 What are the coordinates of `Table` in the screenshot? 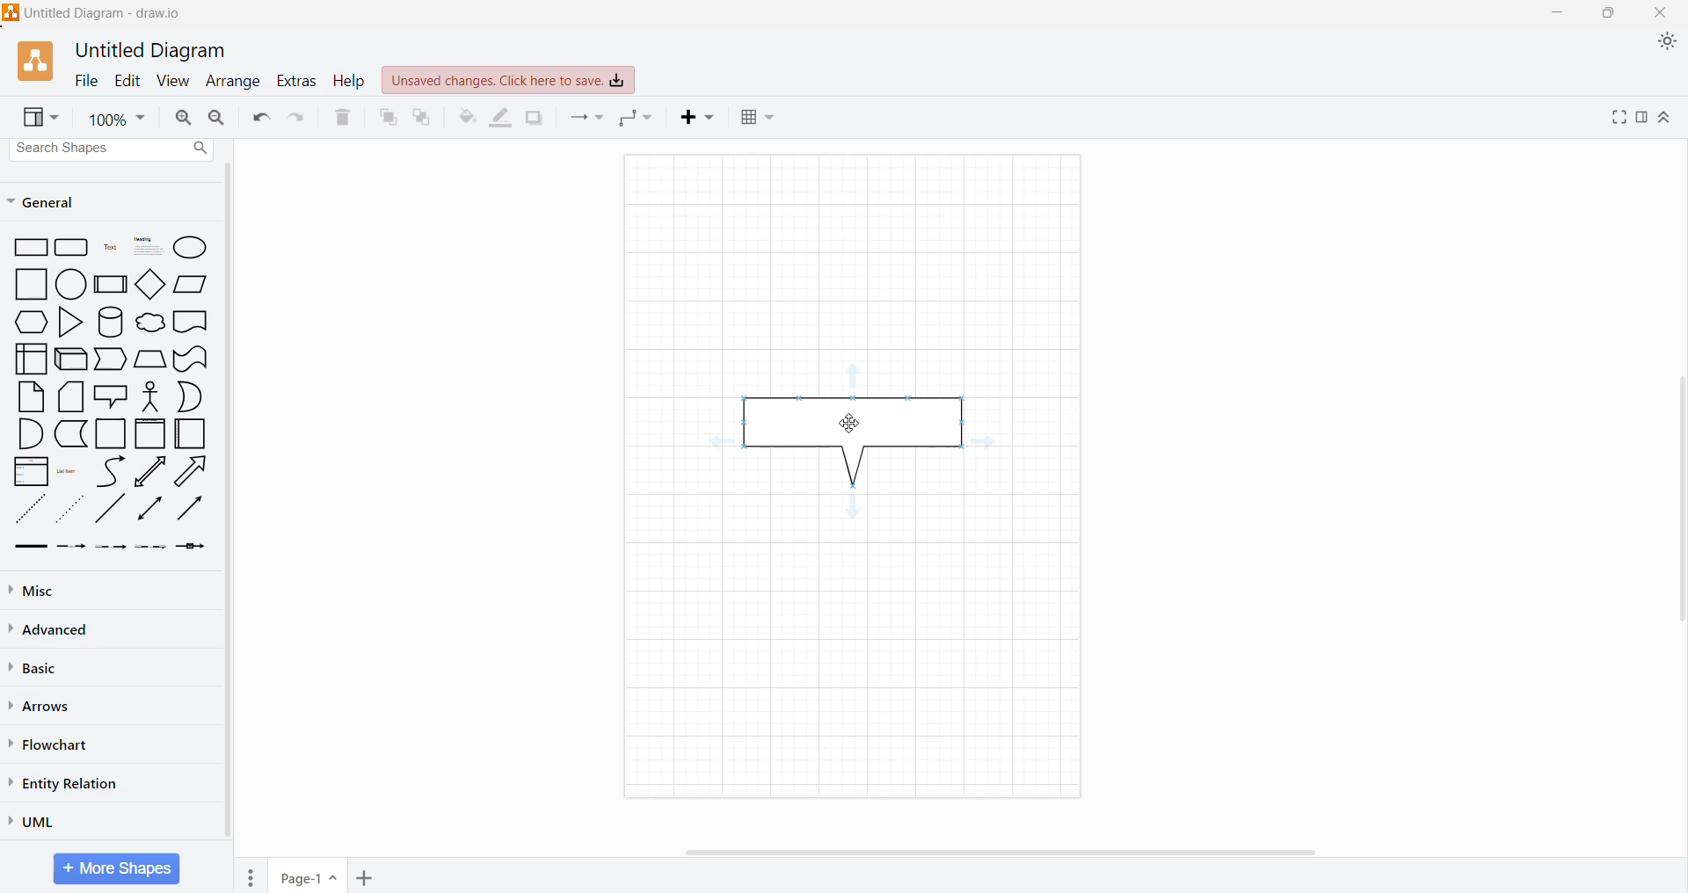 It's located at (760, 120).